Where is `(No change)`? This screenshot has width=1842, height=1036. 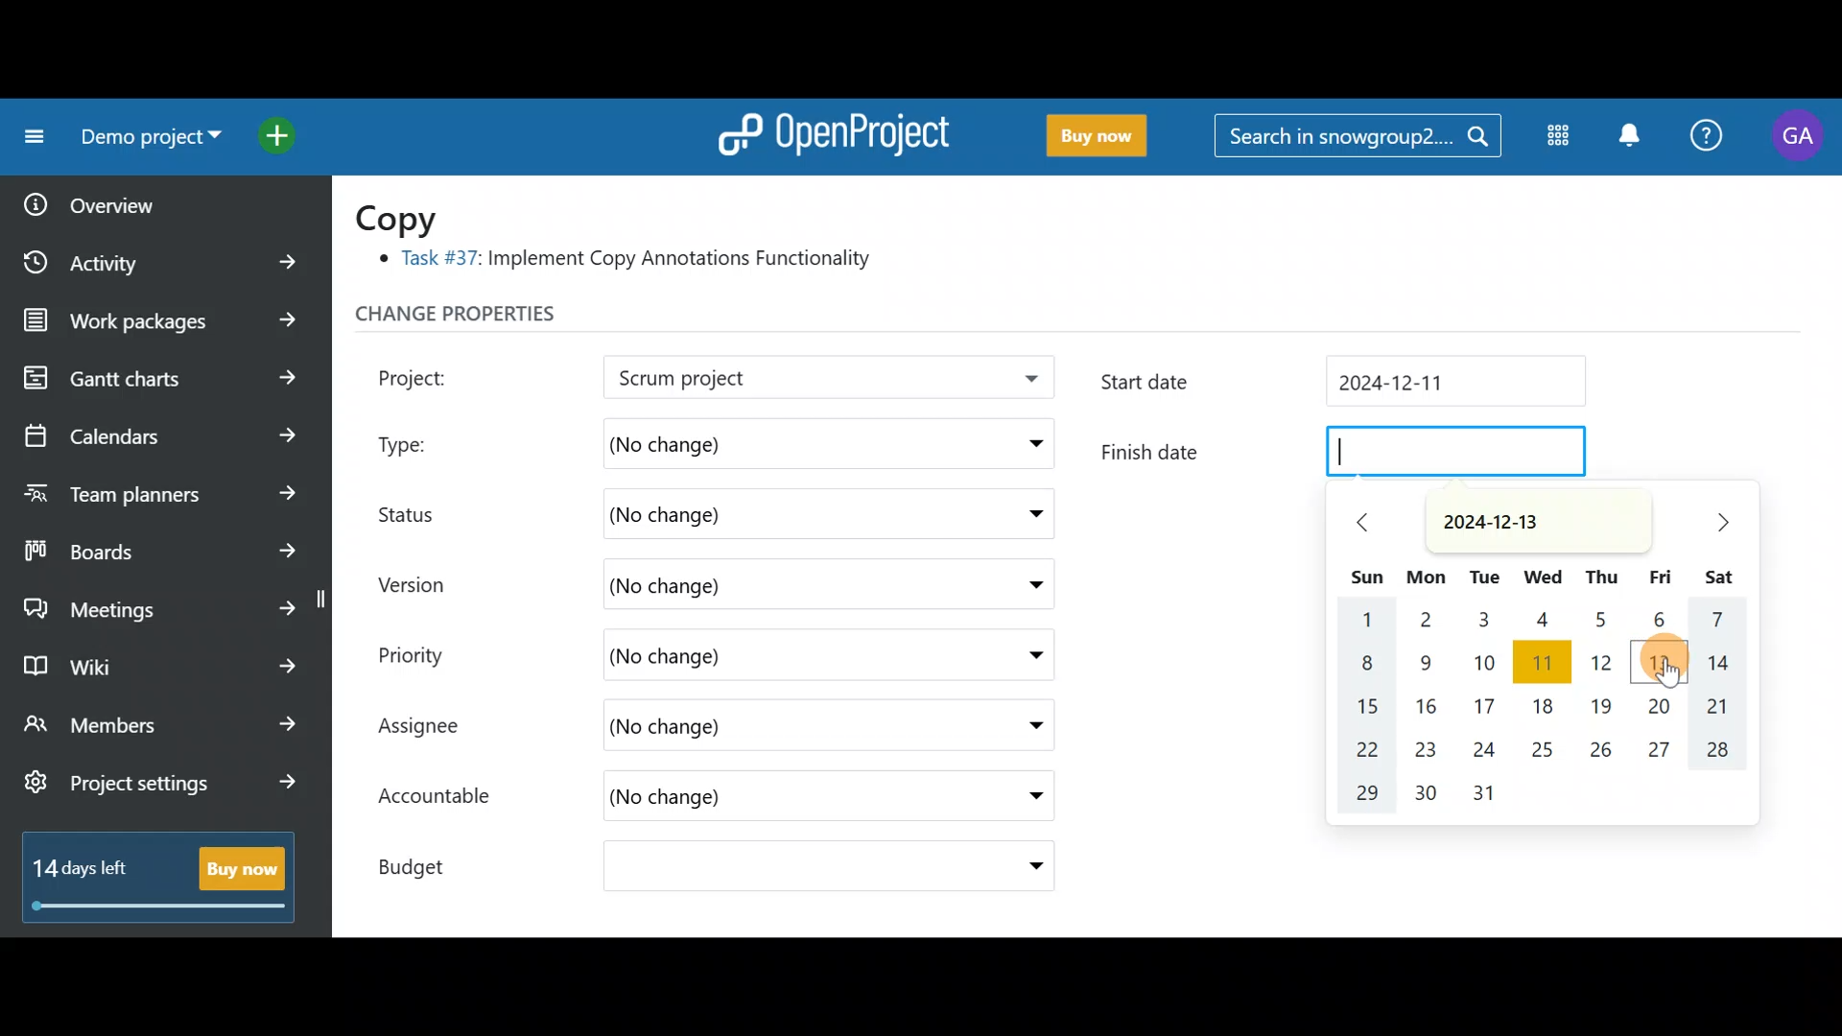
(No change) is located at coordinates (759, 440).